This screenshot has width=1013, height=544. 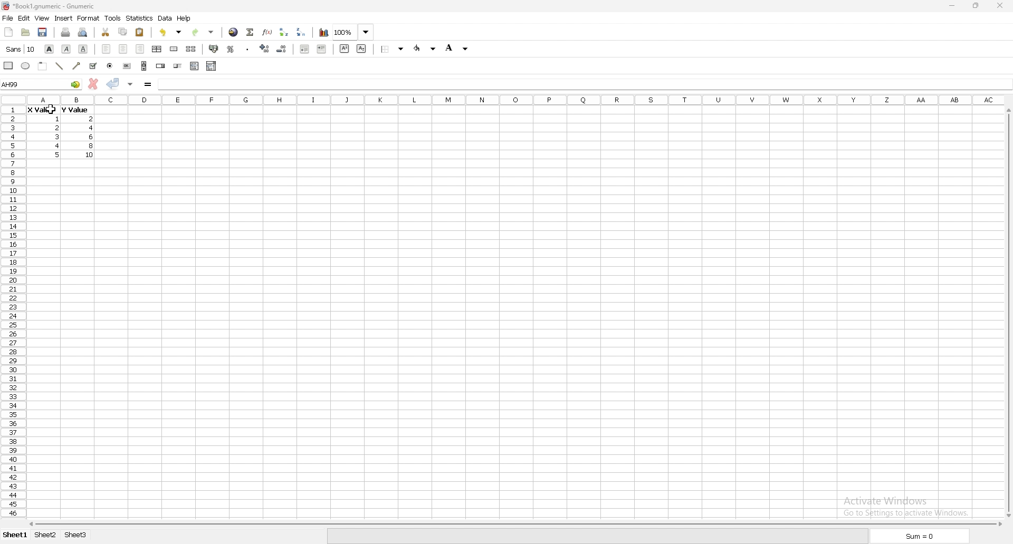 I want to click on tools, so click(x=112, y=18).